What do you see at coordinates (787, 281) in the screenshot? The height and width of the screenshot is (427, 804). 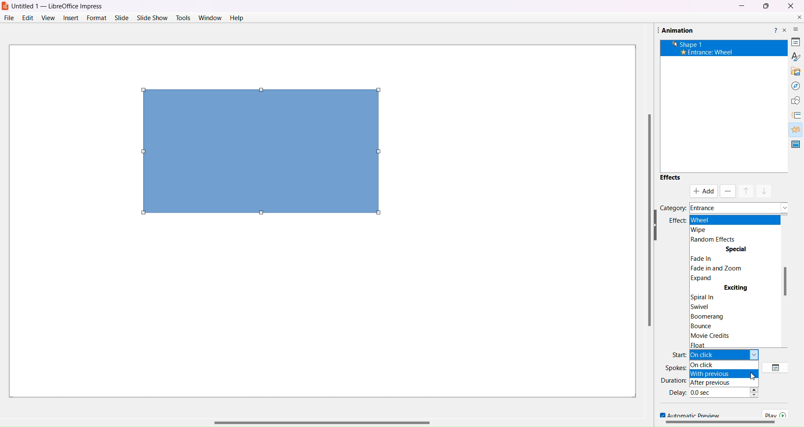 I see `Scroll Bar` at bounding box center [787, 281].